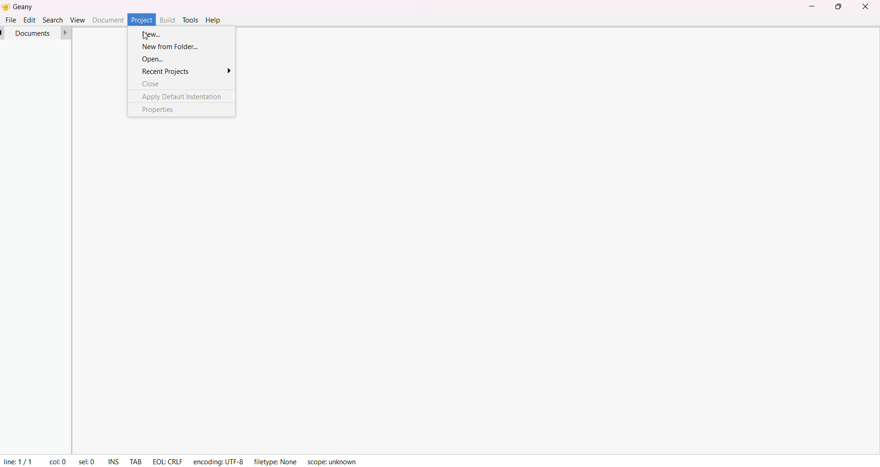 The image size is (880, 467). Describe the element at coordinates (190, 20) in the screenshot. I see `tools` at that location.